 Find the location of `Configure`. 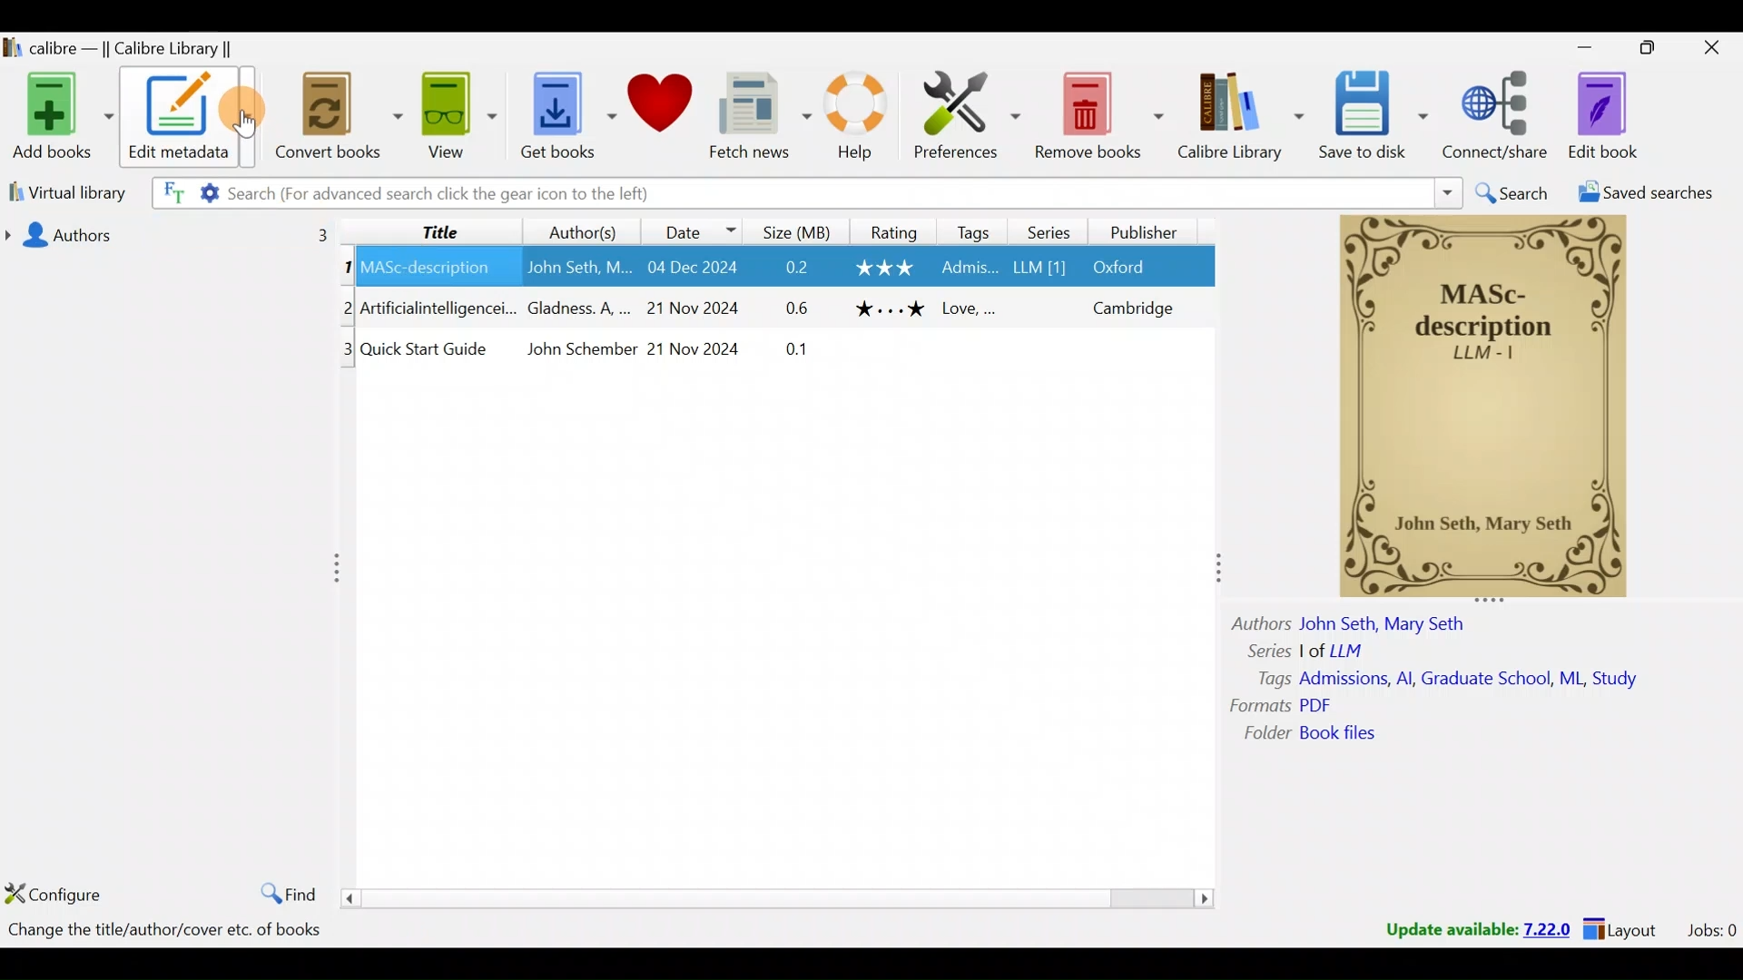

Configure is located at coordinates (64, 892).